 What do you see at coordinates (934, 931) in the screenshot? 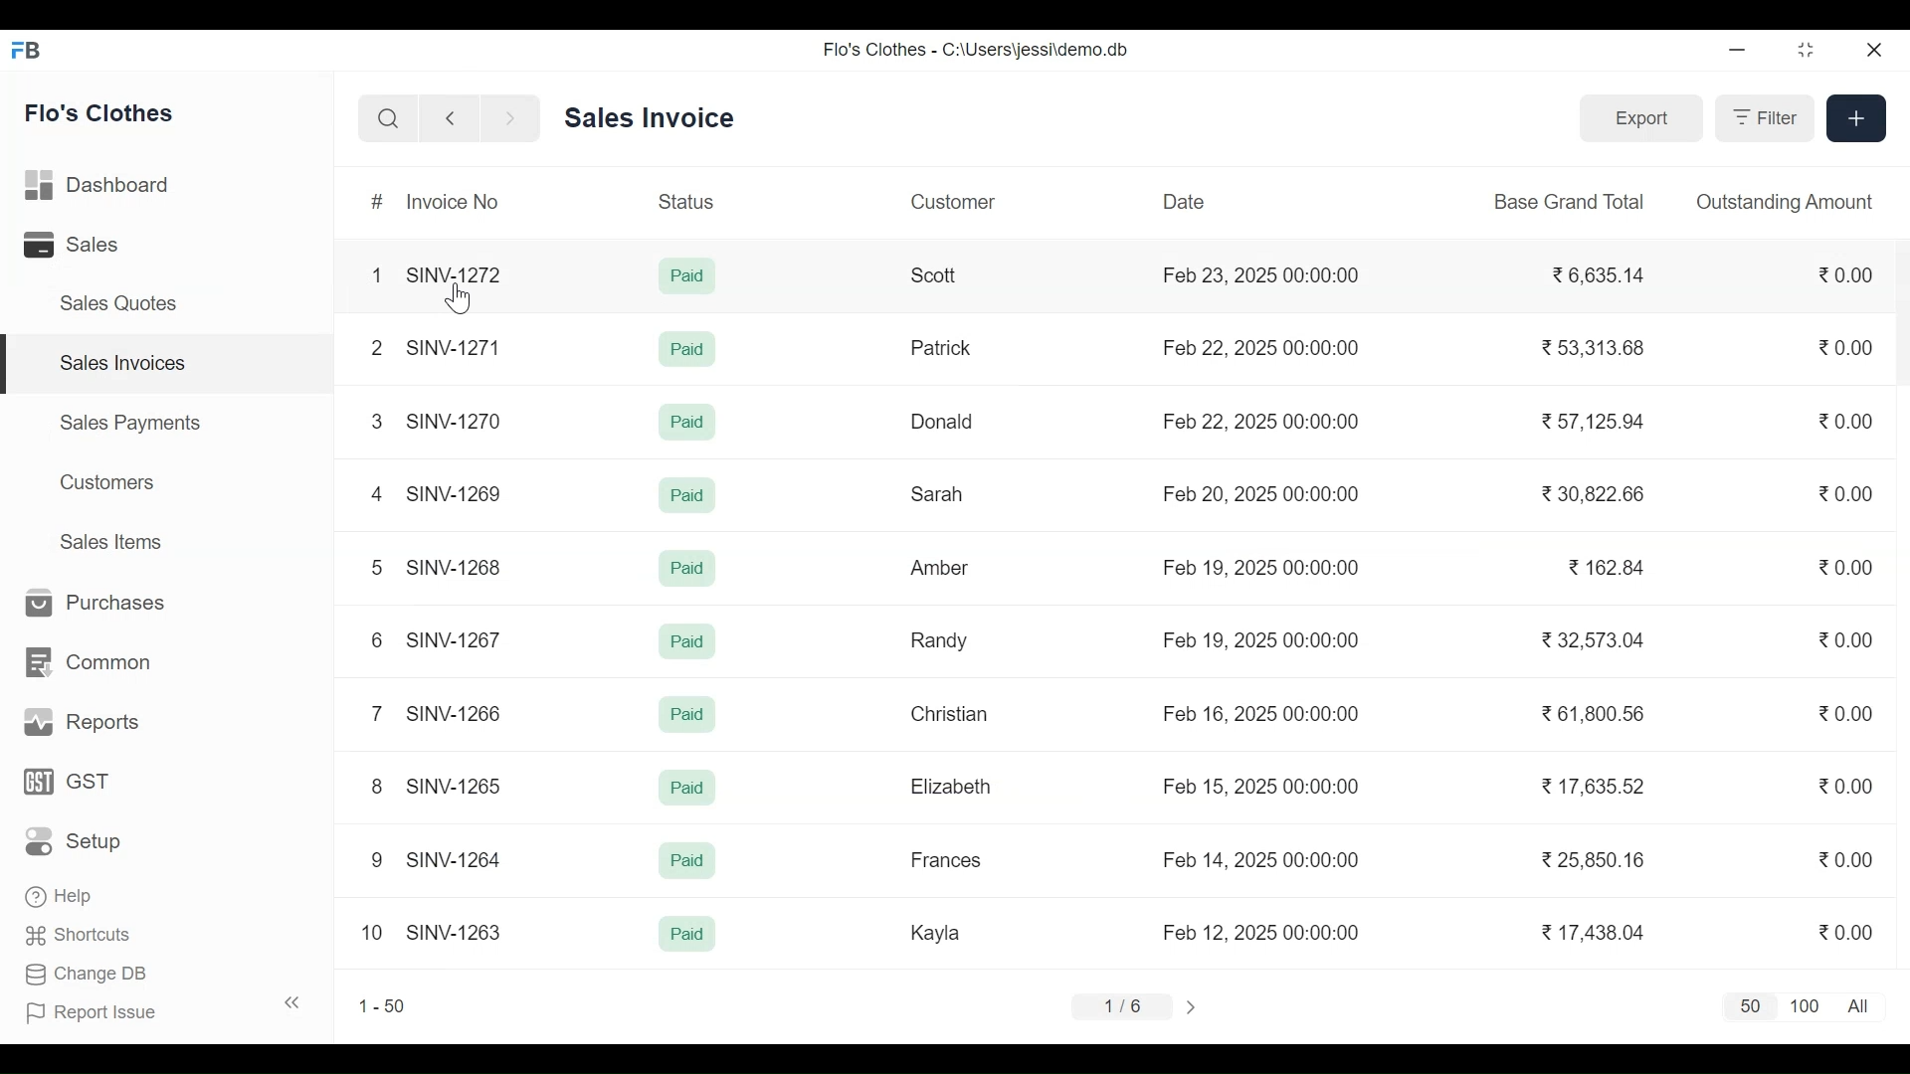
I see `Kayla` at bounding box center [934, 931].